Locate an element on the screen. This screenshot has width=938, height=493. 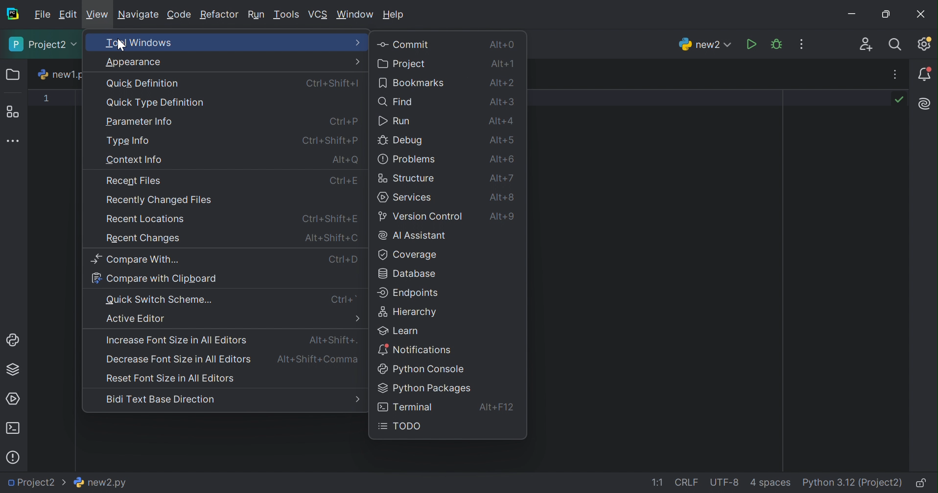
Ctrl+Shift+P is located at coordinates (329, 140).